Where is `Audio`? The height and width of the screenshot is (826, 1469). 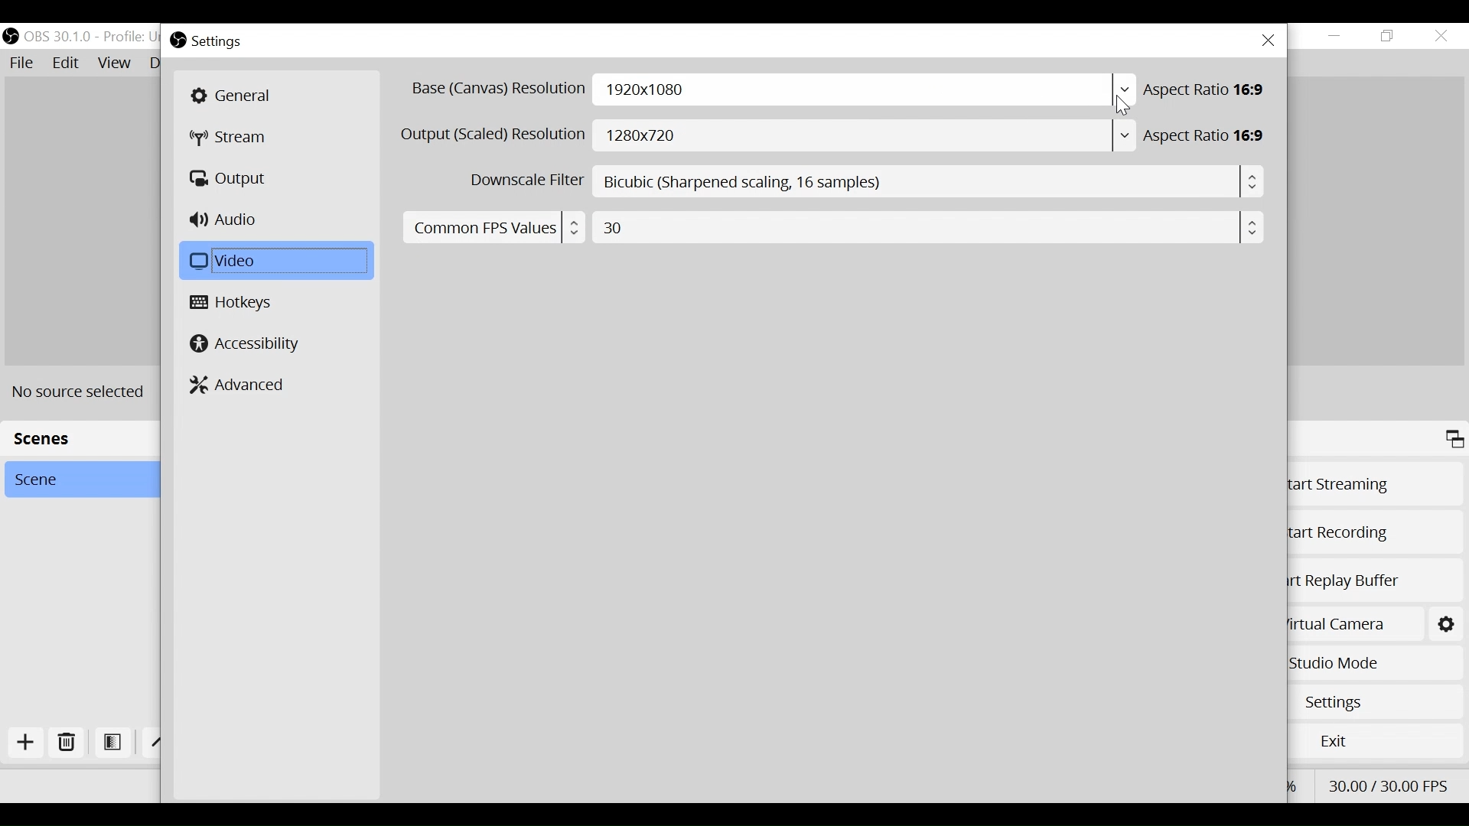
Audio is located at coordinates (227, 221).